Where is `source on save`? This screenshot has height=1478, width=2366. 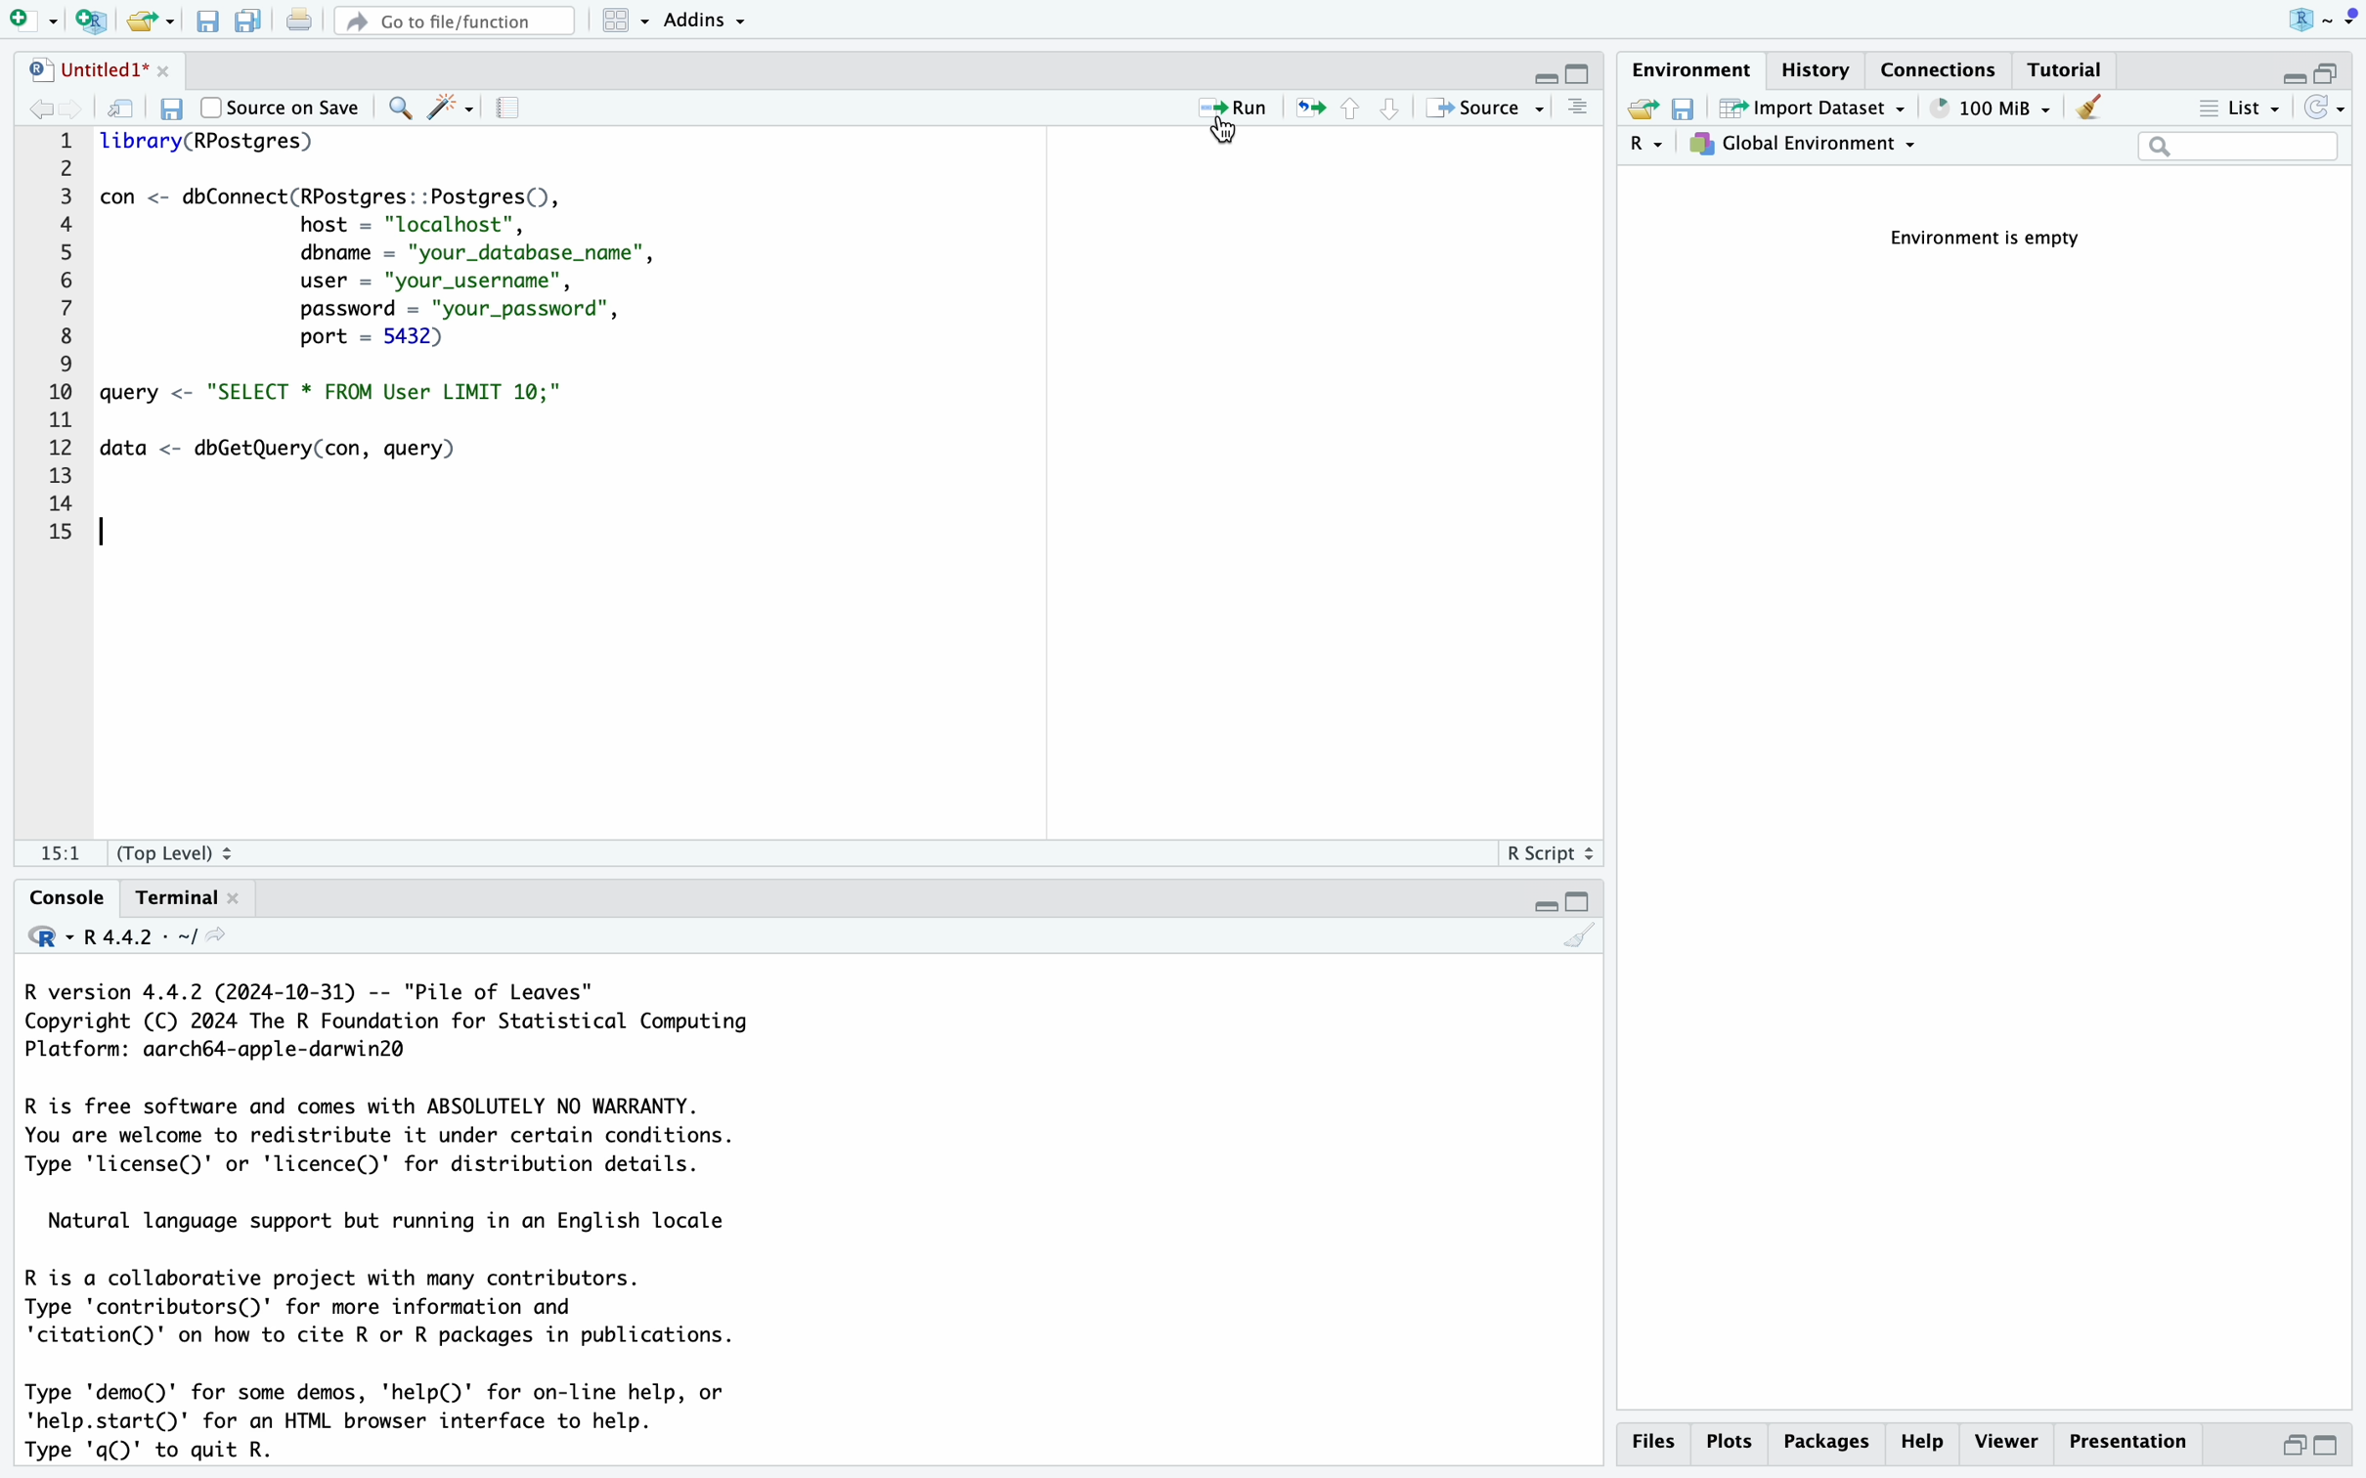
source on save is located at coordinates (285, 107).